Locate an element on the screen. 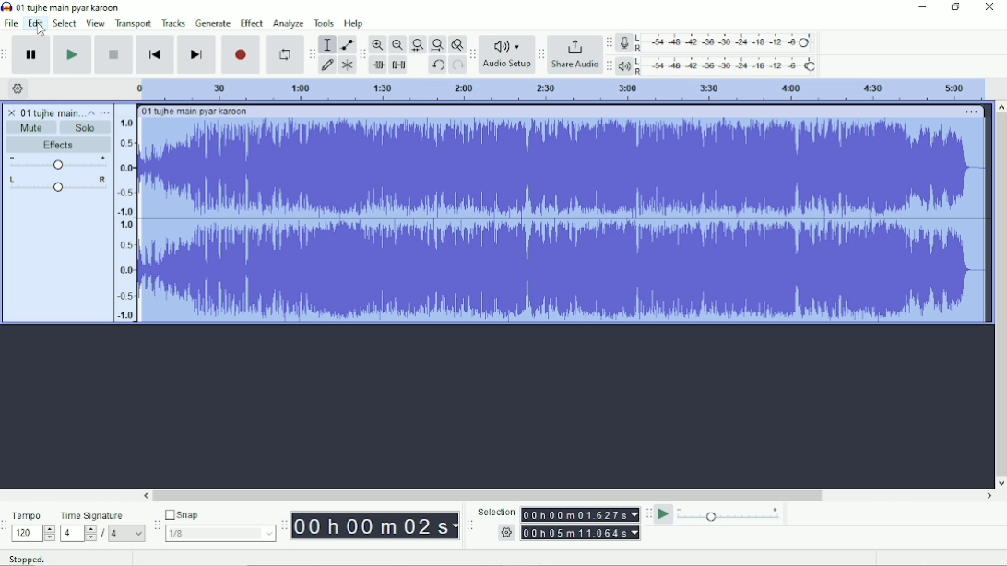  4 is located at coordinates (127, 534).